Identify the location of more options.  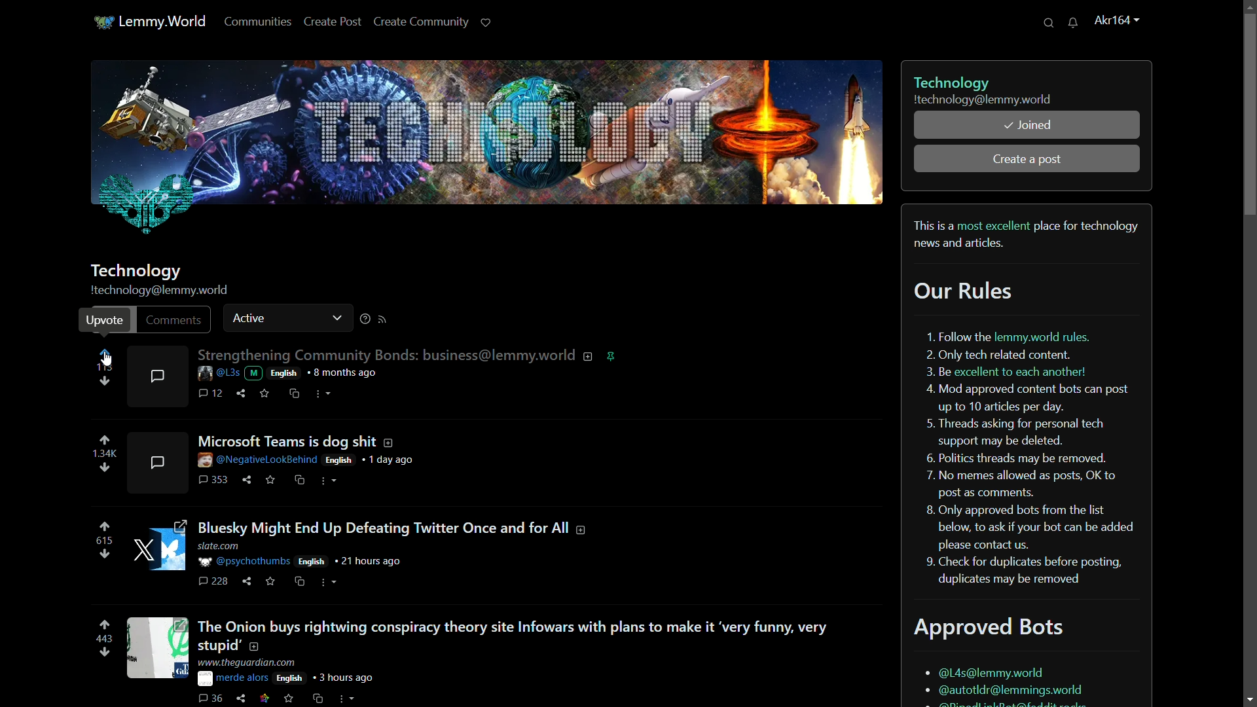
(371, 319).